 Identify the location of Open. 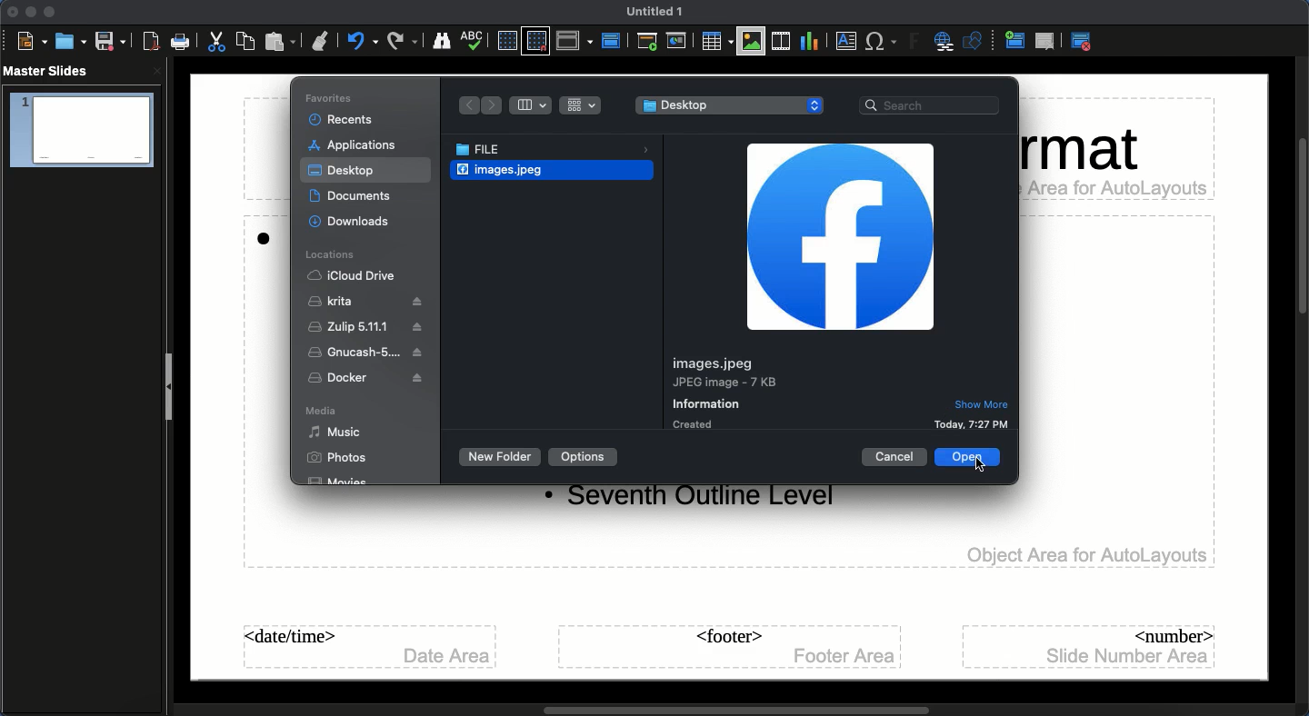
(956, 460).